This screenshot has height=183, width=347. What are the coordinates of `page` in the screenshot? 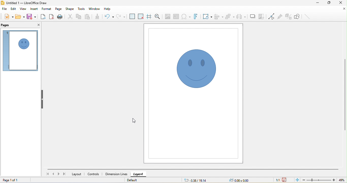 It's located at (58, 9).